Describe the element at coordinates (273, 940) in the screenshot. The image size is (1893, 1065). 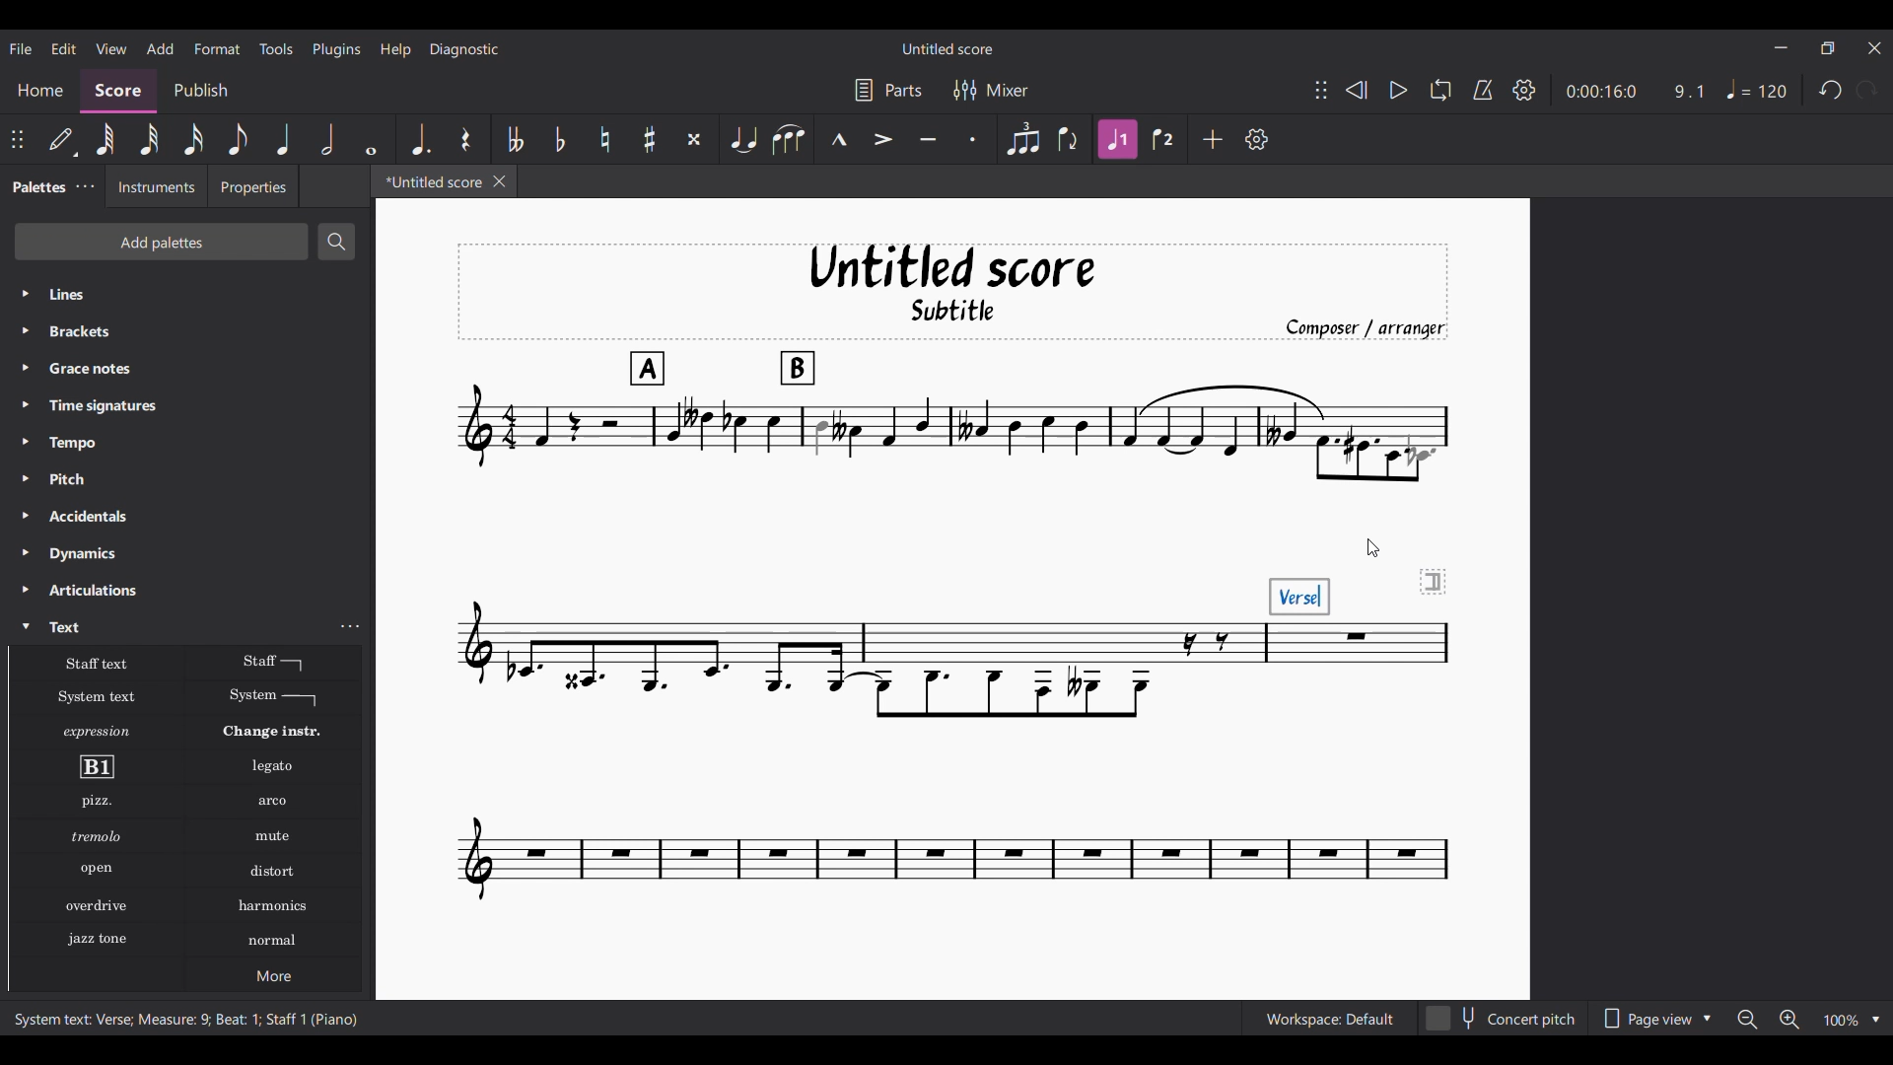
I see `Normal` at that location.